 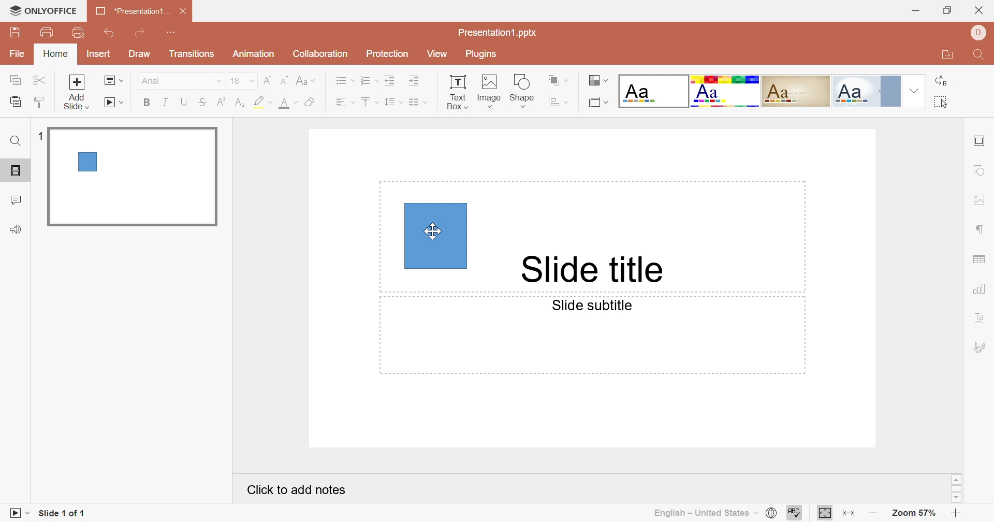 What do you see at coordinates (239, 104) in the screenshot?
I see `Subscript` at bounding box center [239, 104].